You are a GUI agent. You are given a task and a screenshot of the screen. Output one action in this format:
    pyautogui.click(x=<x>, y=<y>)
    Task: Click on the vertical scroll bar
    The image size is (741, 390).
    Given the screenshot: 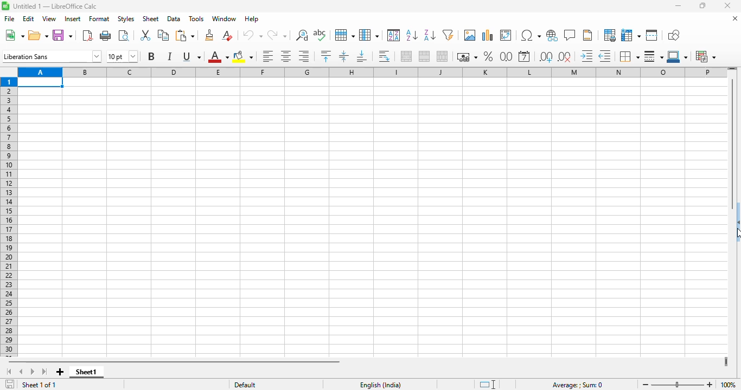 What is the action you would take?
    pyautogui.click(x=732, y=144)
    